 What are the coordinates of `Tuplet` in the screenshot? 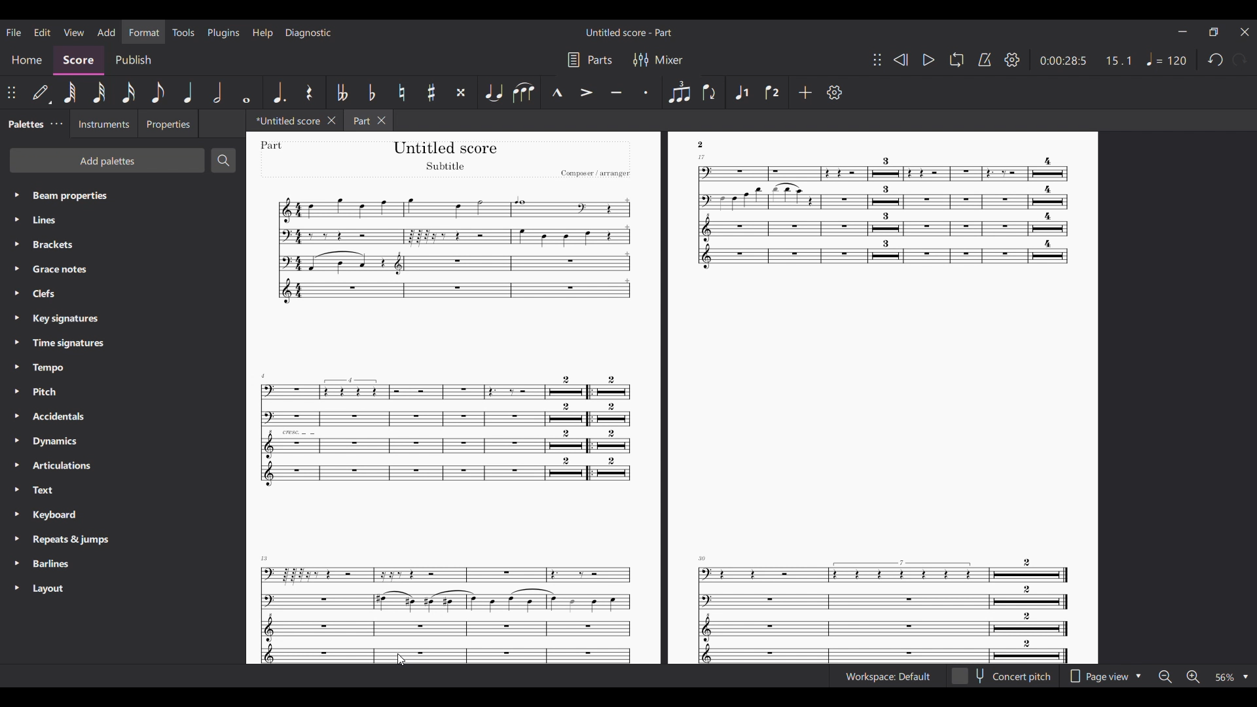 It's located at (678, 92).